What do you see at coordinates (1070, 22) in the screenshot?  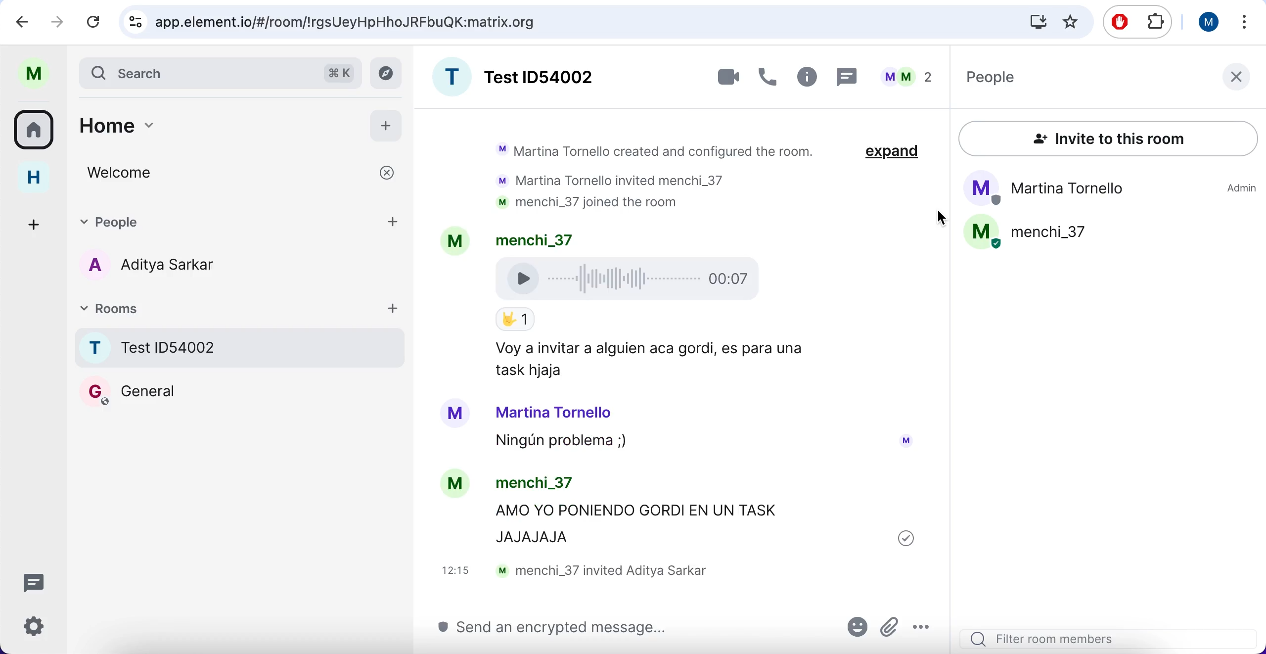 I see `favorites` at bounding box center [1070, 22].